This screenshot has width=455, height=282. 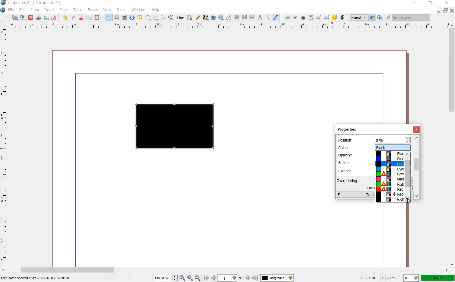 What do you see at coordinates (229, 18) in the screenshot?
I see `edit contents of frame` at bounding box center [229, 18].